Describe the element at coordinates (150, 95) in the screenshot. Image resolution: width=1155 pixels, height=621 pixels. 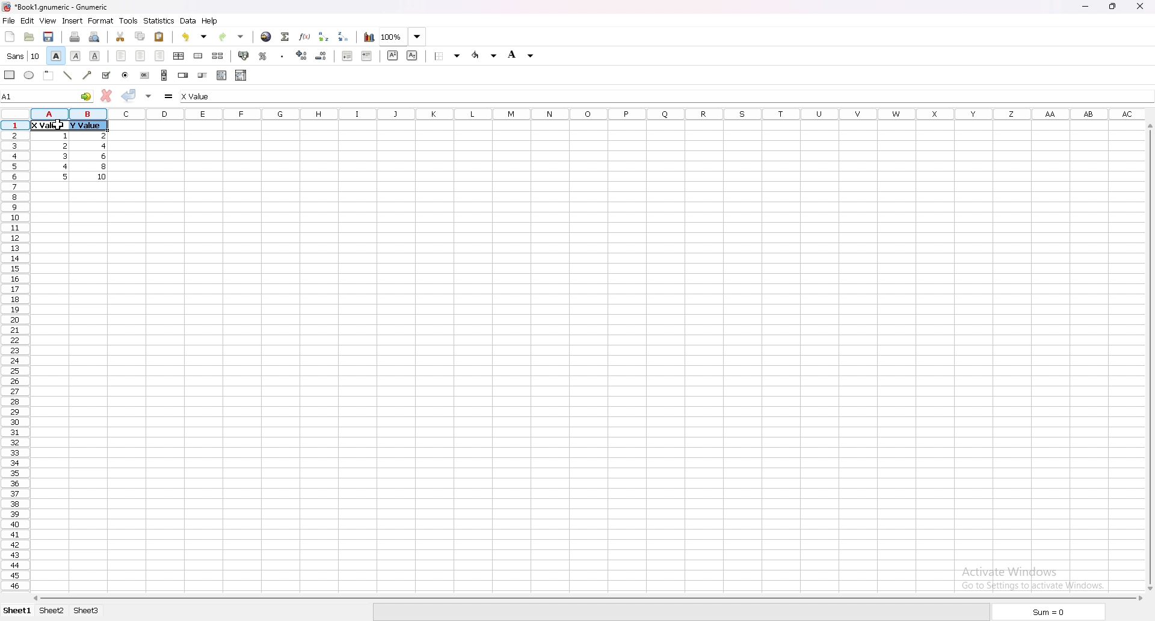
I see `accept change in multple cell` at that location.